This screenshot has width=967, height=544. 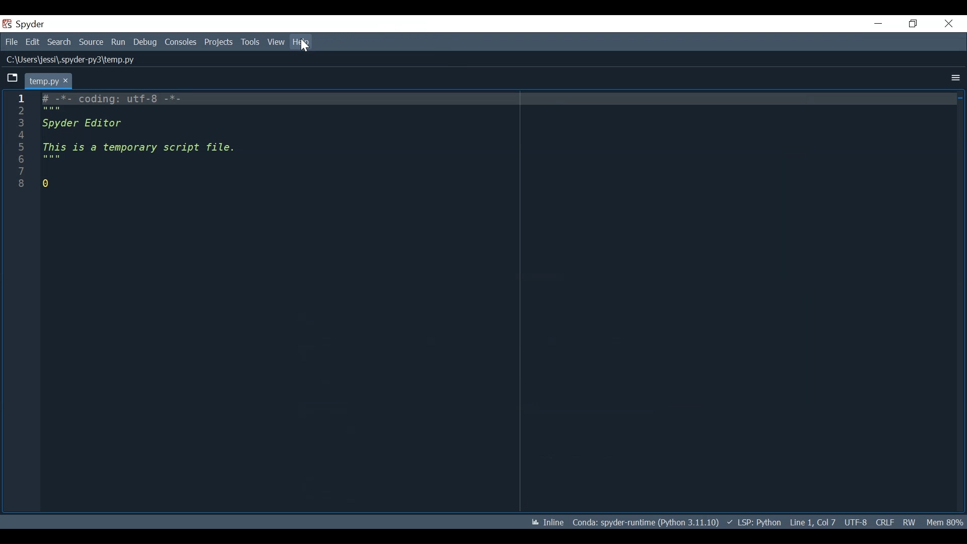 What do you see at coordinates (10, 41) in the screenshot?
I see `File` at bounding box center [10, 41].